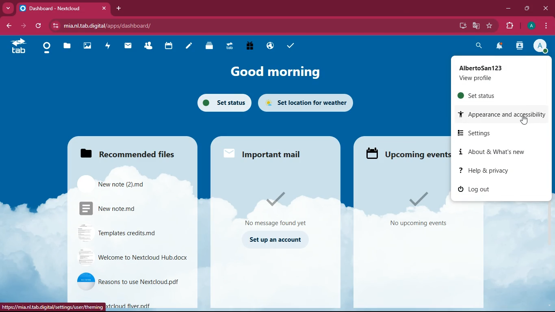 Image resolution: width=555 pixels, height=312 pixels. What do you see at coordinates (116, 183) in the screenshot?
I see `file` at bounding box center [116, 183].